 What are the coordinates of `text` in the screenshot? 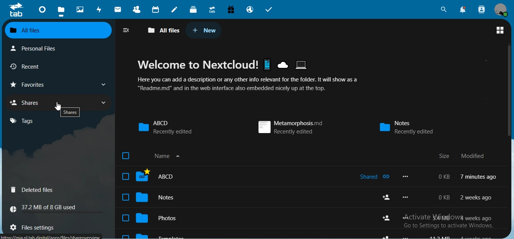 It's located at (465, 204).